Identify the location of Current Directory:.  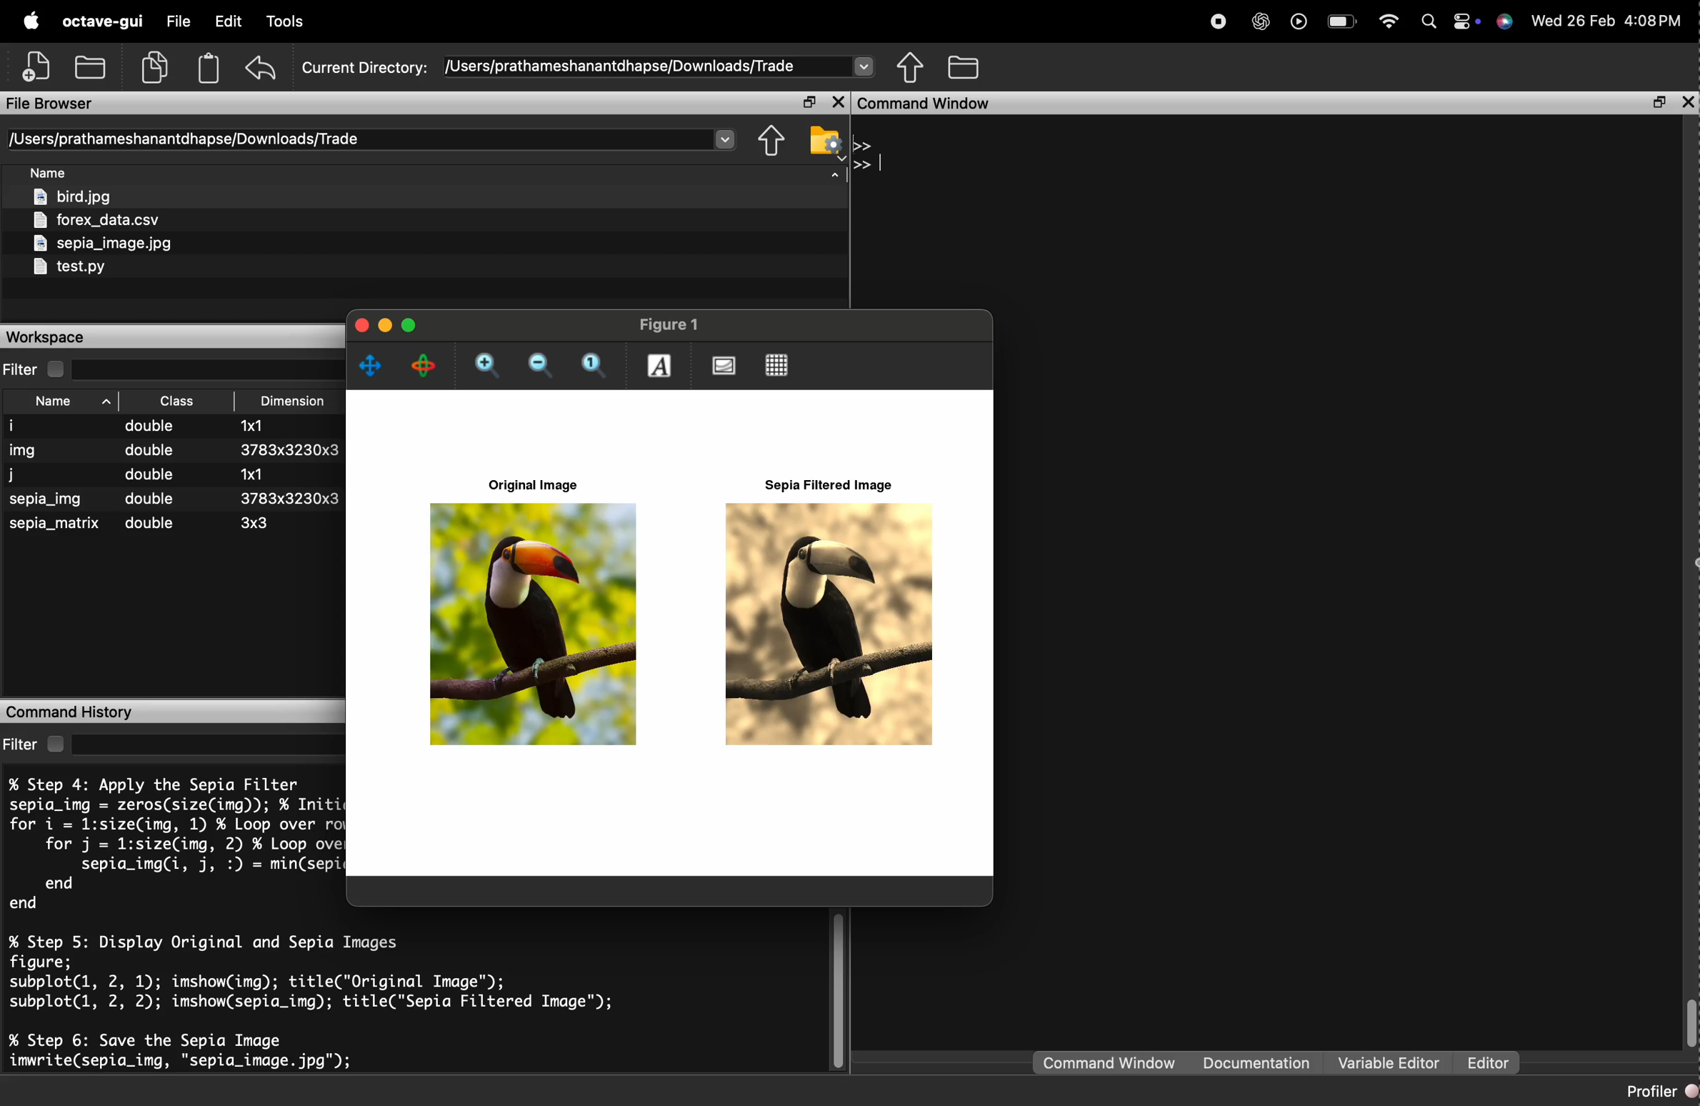
(364, 69).